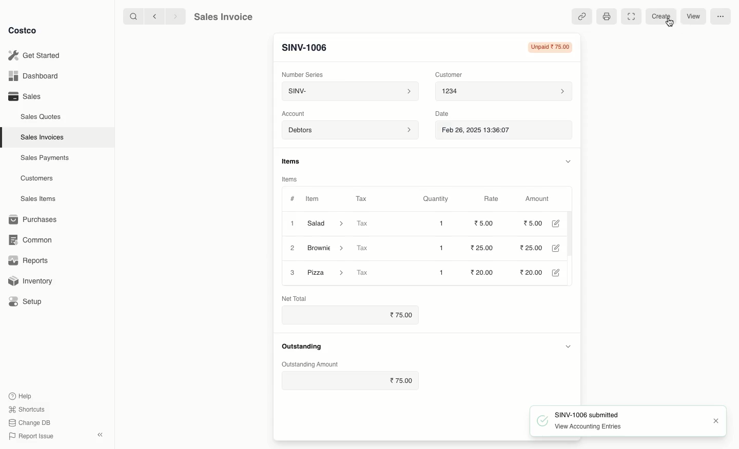 The width and height of the screenshot is (739, 449). I want to click on Outstanding, so click(302, 346).